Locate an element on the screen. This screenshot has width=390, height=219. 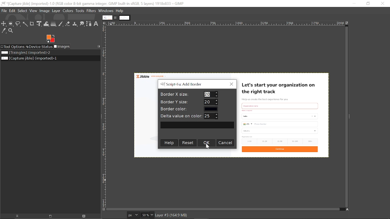
Continue is located at coordinates (281, 149).